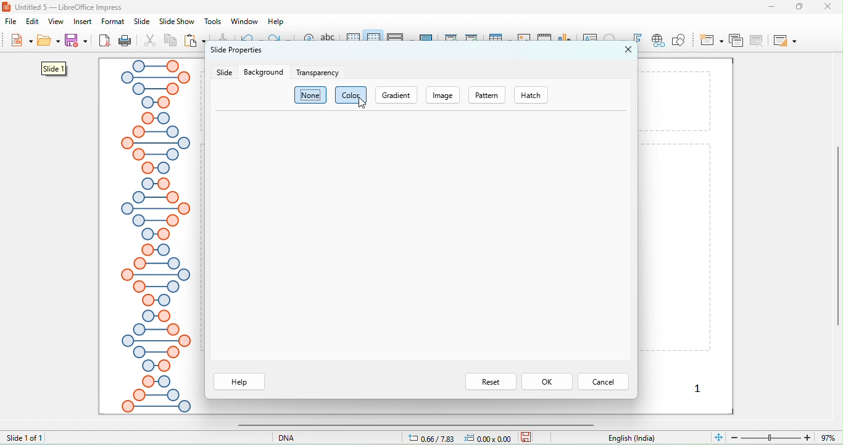 The height and width of the screenshot is (445, 843). Describe the element at coordinates (125, 41) in the screenshot. I see `print` at that location.